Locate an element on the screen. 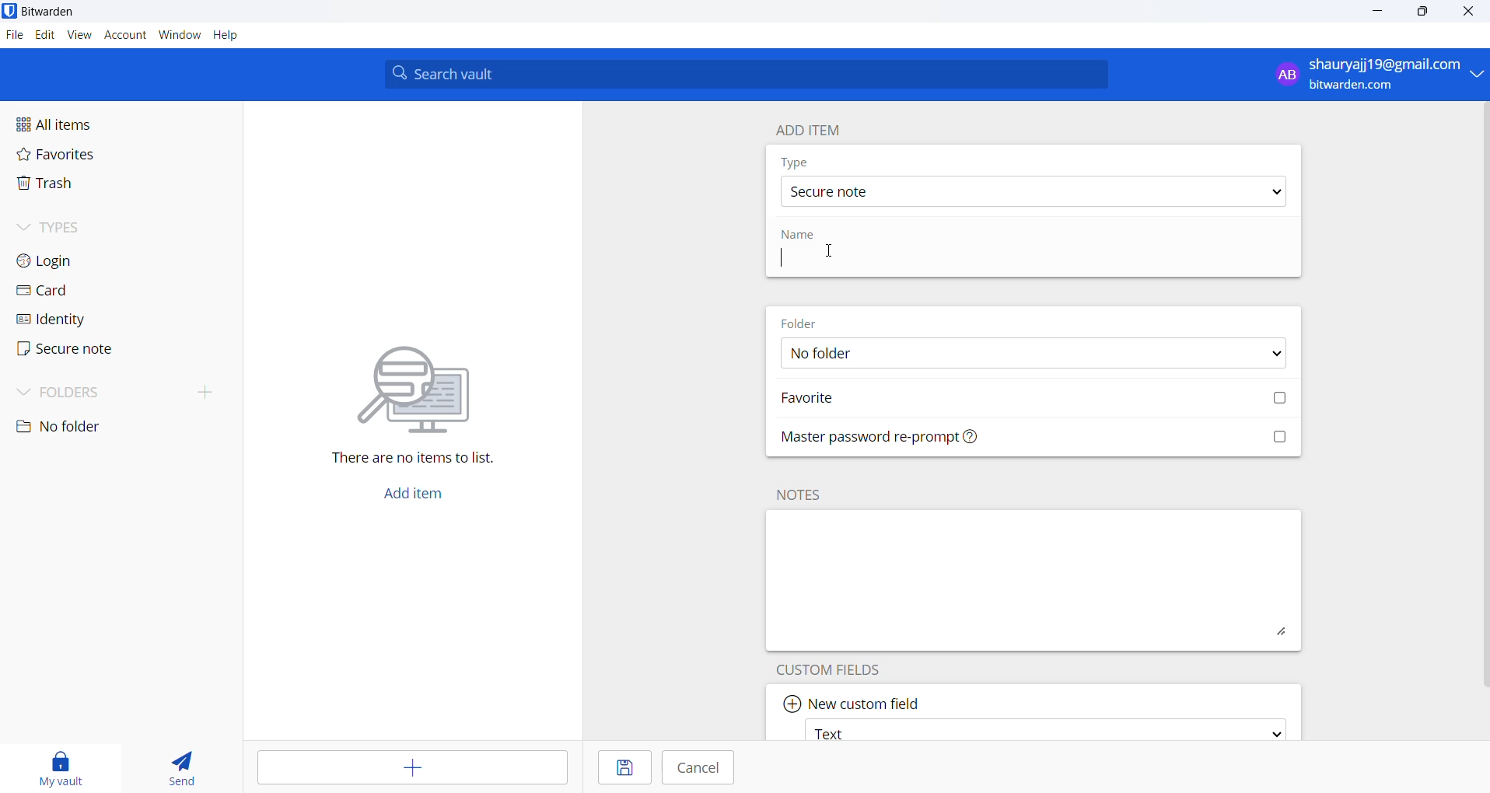 The image size is (1490, 793). types is located at coordinates (74, 227).